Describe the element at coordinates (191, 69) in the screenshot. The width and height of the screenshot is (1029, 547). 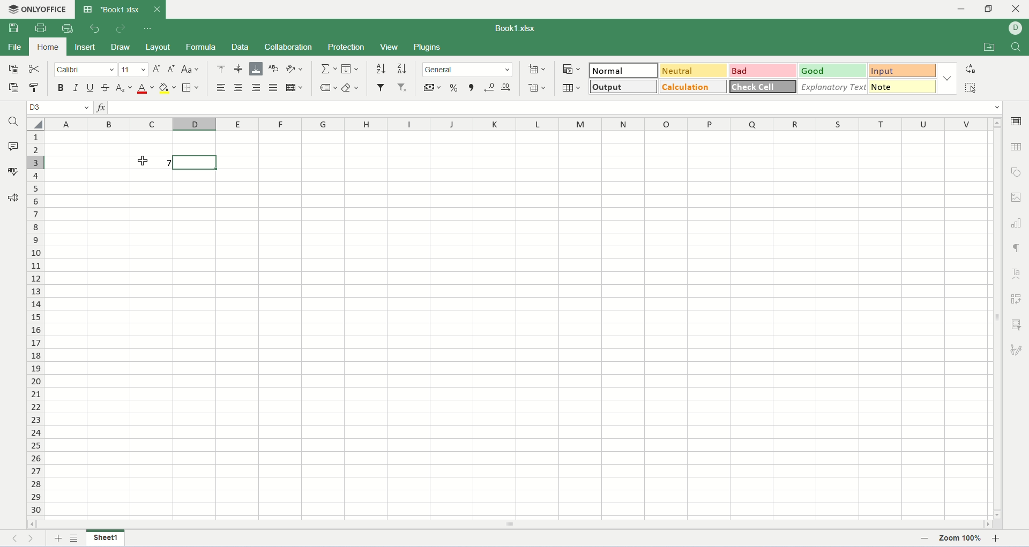
I see `change case` at that location.